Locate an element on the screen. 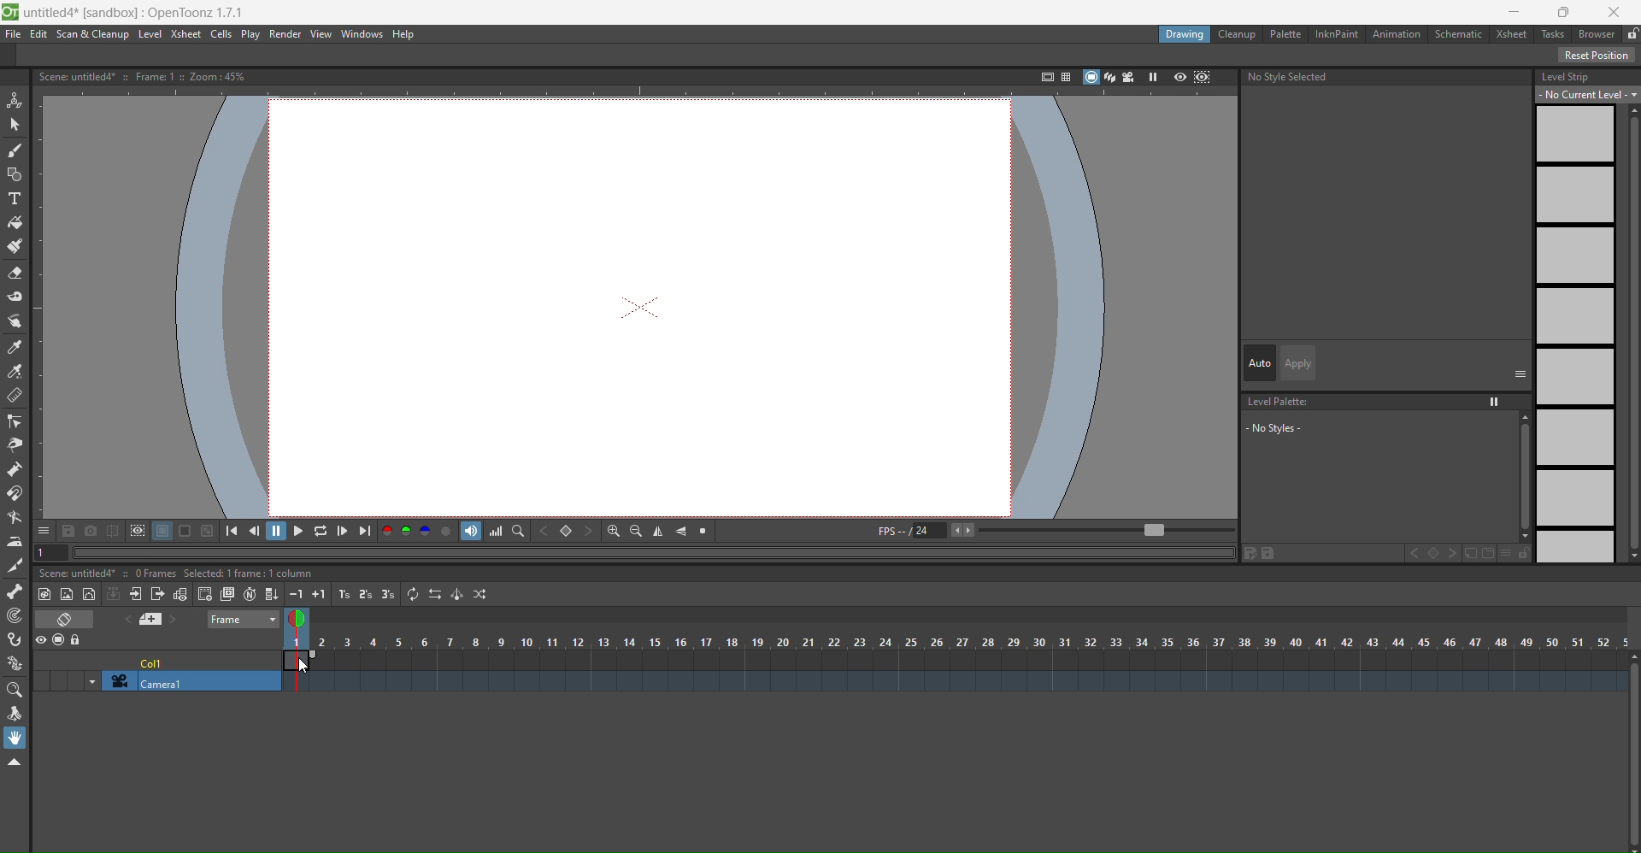 This screenshot has height=853, width=1641. eraser tool is located at coordinates (15, 273).